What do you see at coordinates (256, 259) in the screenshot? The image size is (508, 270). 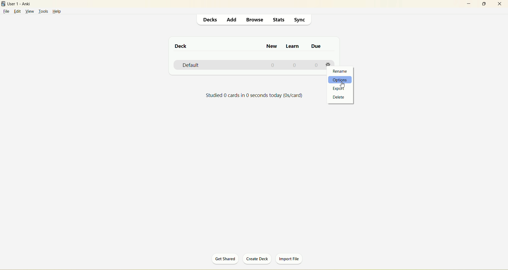 I see `create deck` at bounding box center [256, 259].